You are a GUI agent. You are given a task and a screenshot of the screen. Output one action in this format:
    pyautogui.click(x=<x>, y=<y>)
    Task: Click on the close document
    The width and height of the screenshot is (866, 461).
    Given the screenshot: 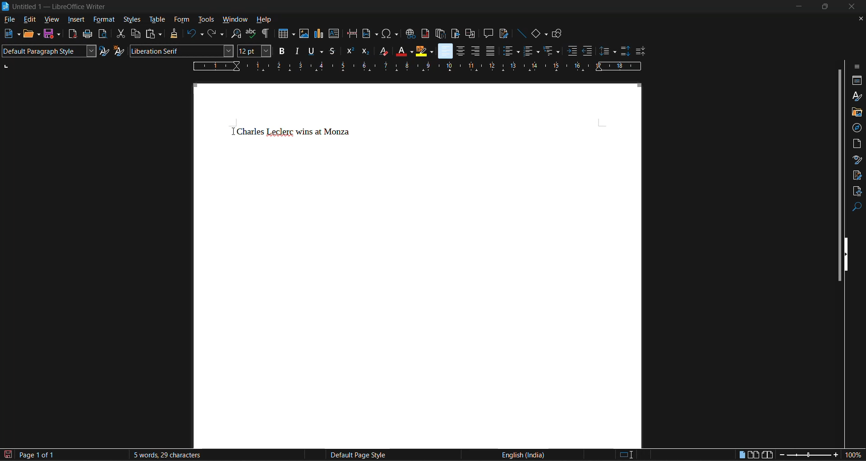 What is the action you would take?
    pyautogui.click(x=858, y=19)
    